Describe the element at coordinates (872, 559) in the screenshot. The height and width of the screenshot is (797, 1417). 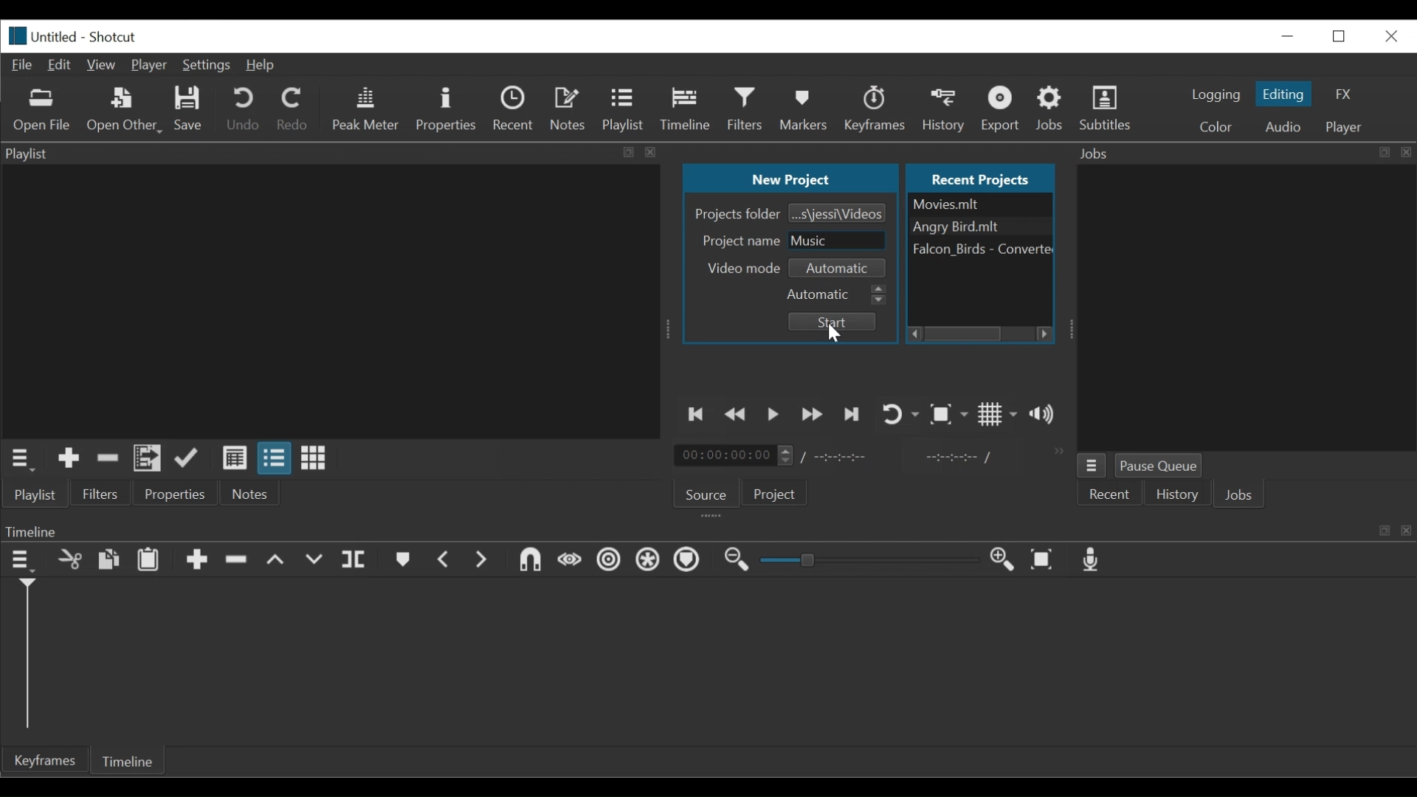
I see `Slider` at that location.